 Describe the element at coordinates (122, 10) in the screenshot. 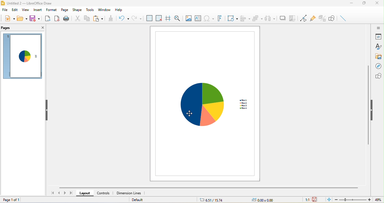

I see `help` at that location.